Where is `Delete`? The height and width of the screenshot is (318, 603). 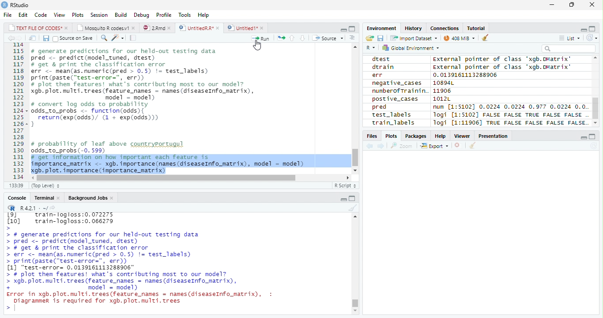 Delete is located at coordinates (458, 145).